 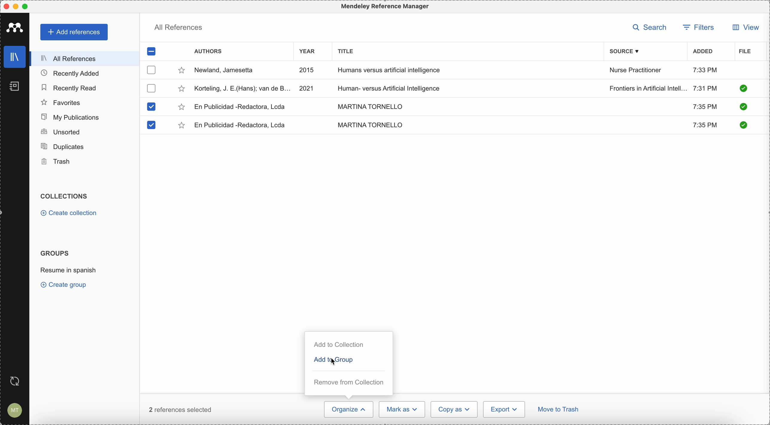 I want to click on checkbox, so click(x=152, y=70).